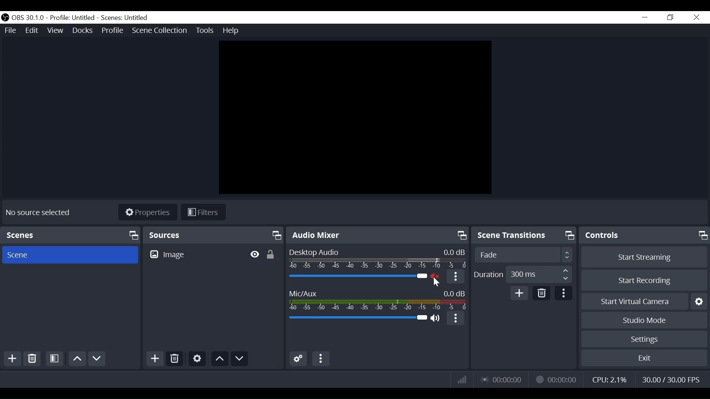  What do you see at coordinates (256, 255) in the screenshot?
I see `Hide/Display` at bounding box center [256, 255].